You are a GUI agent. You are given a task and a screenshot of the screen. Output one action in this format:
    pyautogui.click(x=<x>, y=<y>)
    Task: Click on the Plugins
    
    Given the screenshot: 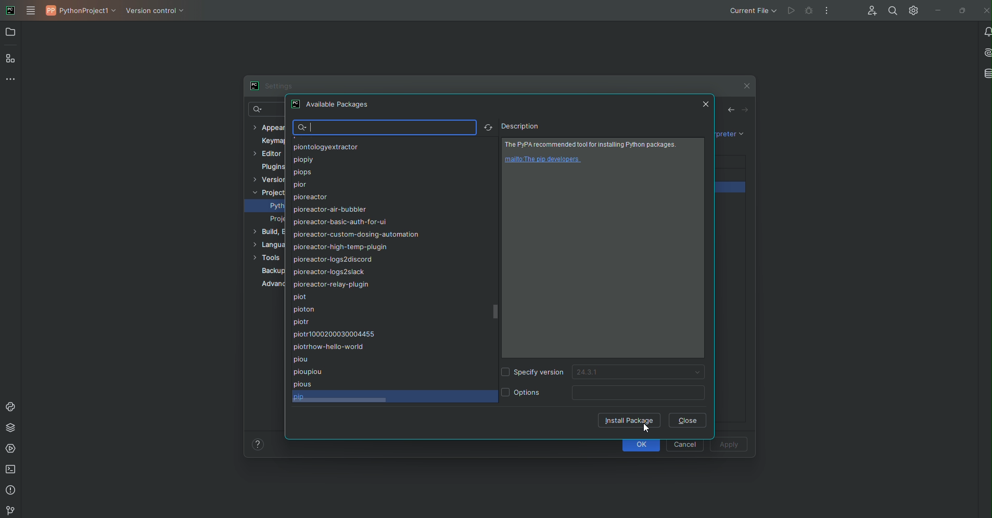 What is the action you would take?
    pyautogui.click(x=271, y=167)
    